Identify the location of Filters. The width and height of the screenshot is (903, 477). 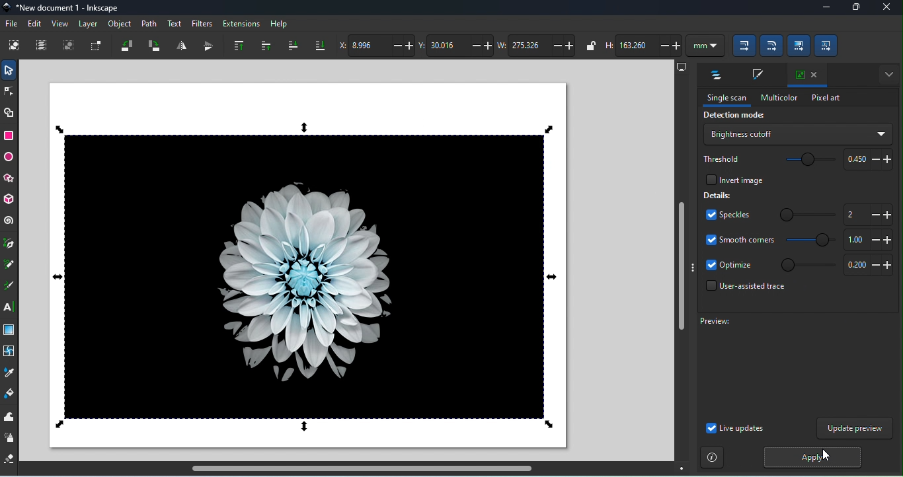
(202, 22).